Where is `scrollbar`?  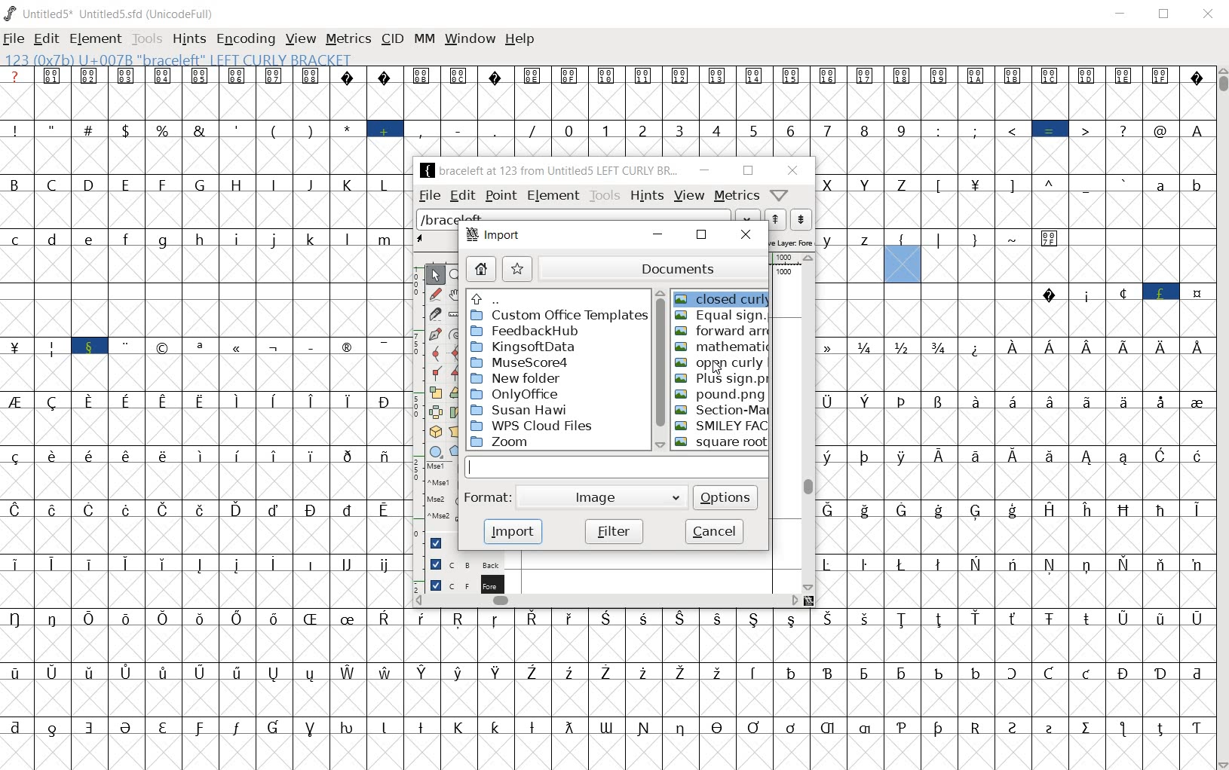
scrollbar is located at coordinates (660, 370).